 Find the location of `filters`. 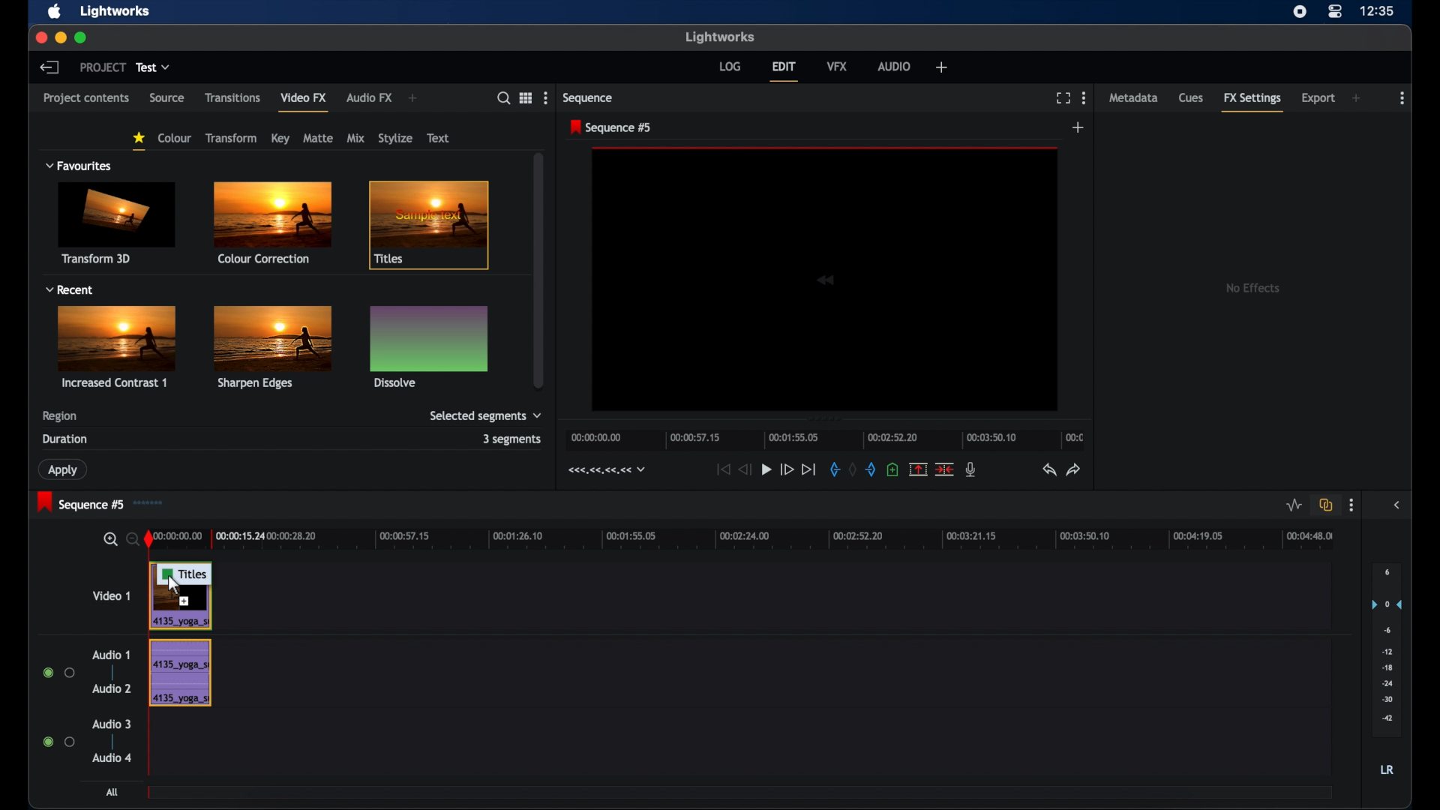

filters is located at coordinates (62, 132).